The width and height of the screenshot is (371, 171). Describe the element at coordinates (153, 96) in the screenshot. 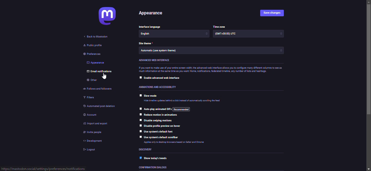

I see `slow mode` at that location.